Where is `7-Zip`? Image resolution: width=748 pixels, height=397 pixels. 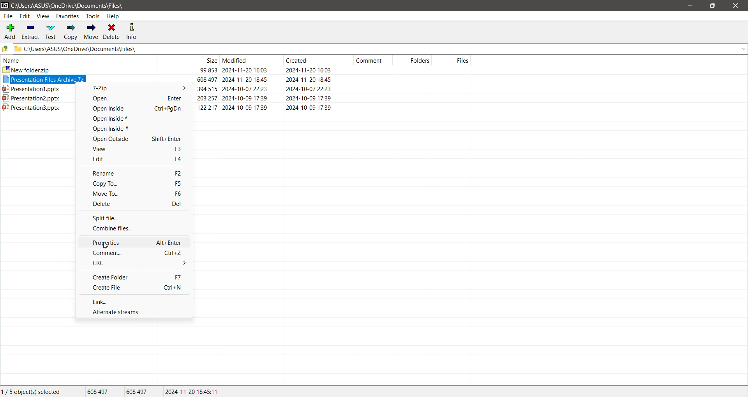
7-Zip is located at coordinates (139, 90).